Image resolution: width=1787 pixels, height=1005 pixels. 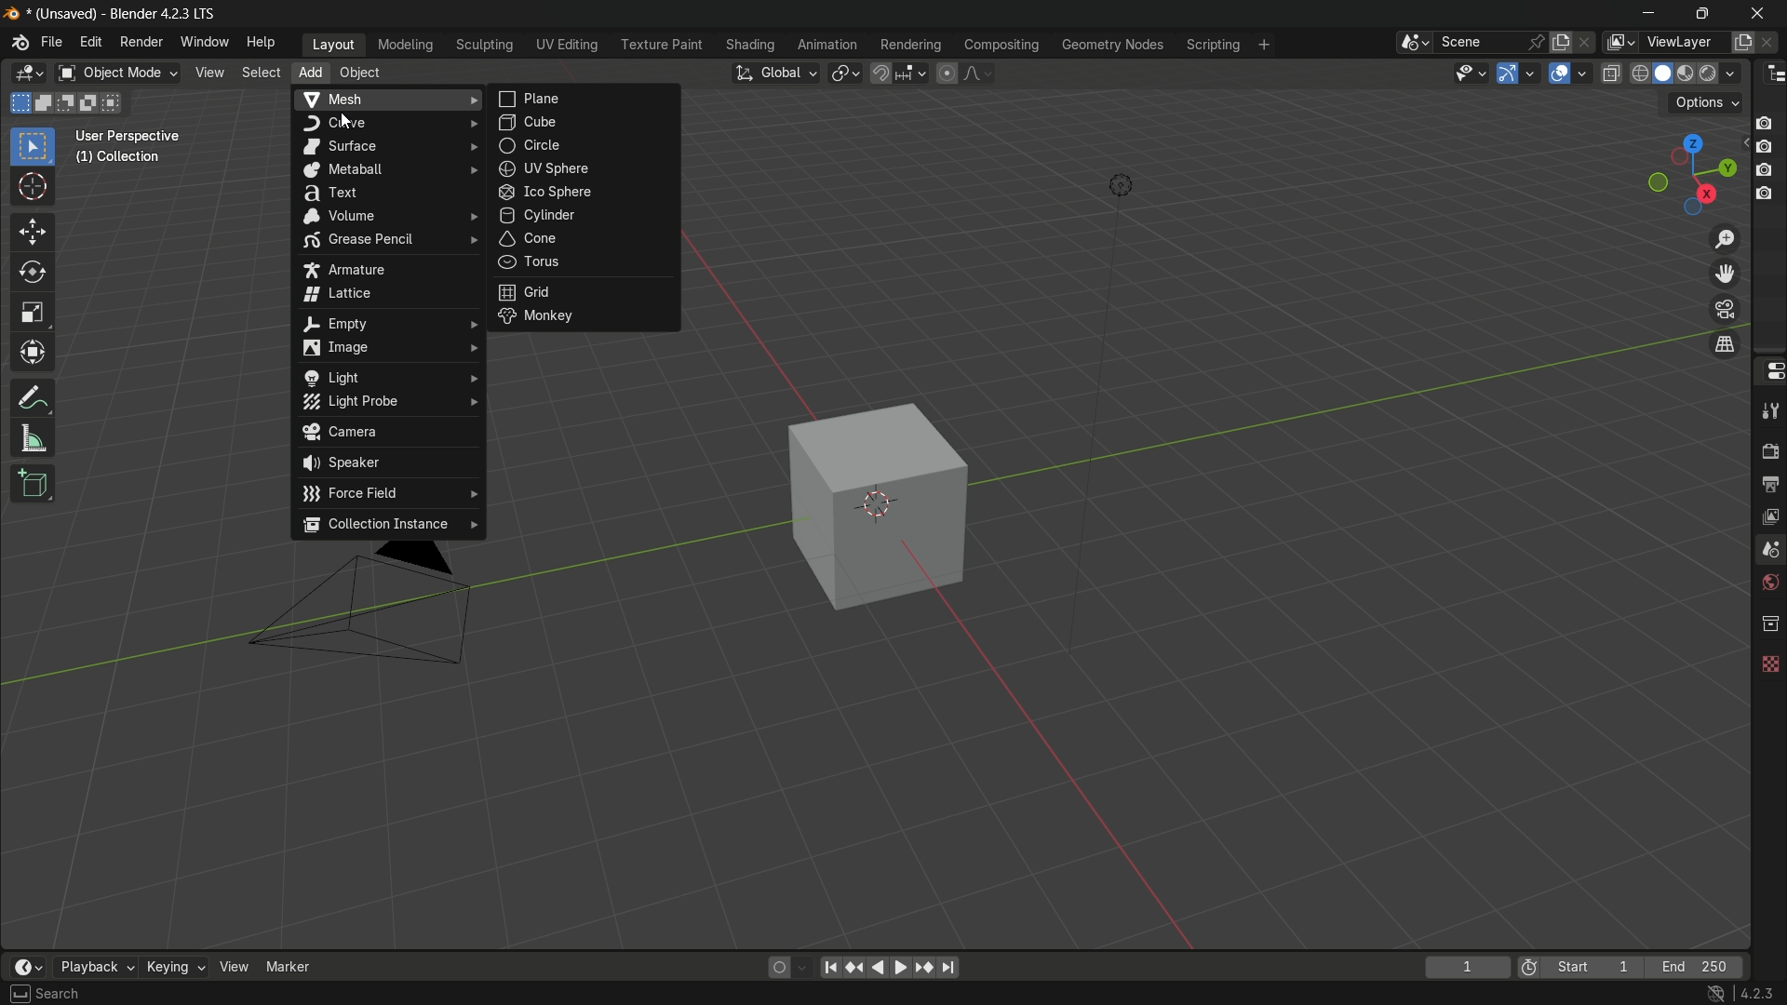 What do you see at coordinates (1479, 42) in the screenshot?
I see `scene name` at bounding box center [1479, 42].